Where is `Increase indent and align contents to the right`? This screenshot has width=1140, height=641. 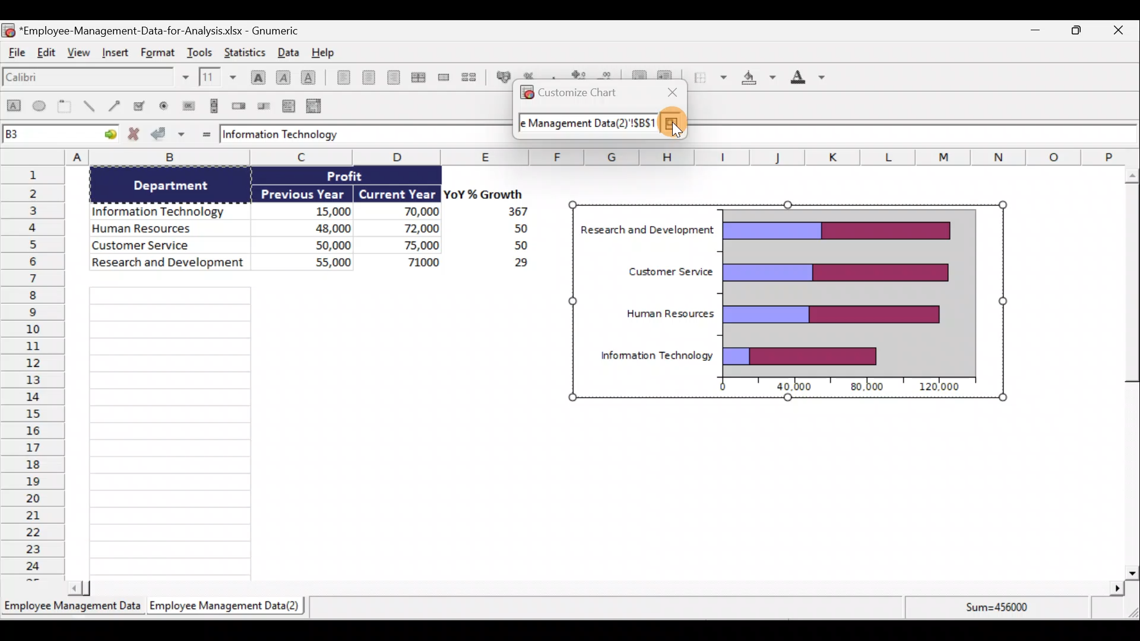
Increase indent and align contents to the right is located at coordinates (669, 75).